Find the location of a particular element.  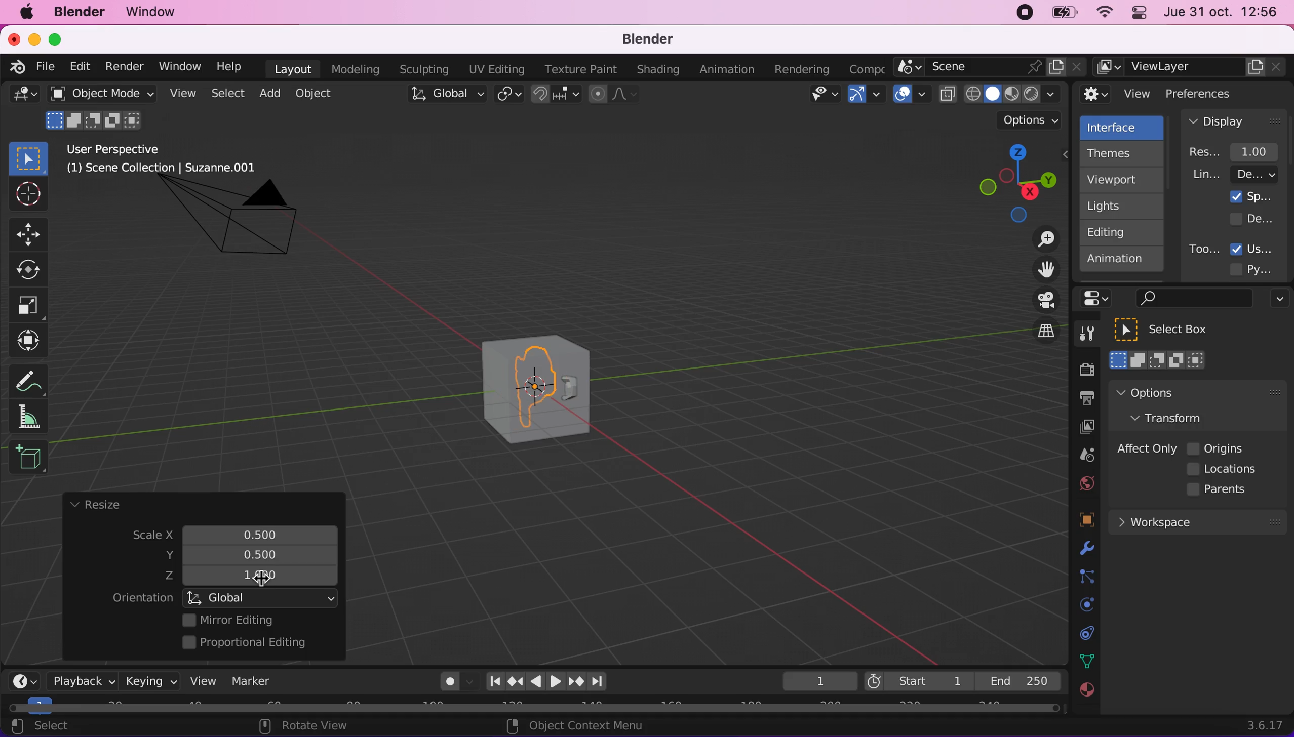

global is located at coordinates (444, 96).